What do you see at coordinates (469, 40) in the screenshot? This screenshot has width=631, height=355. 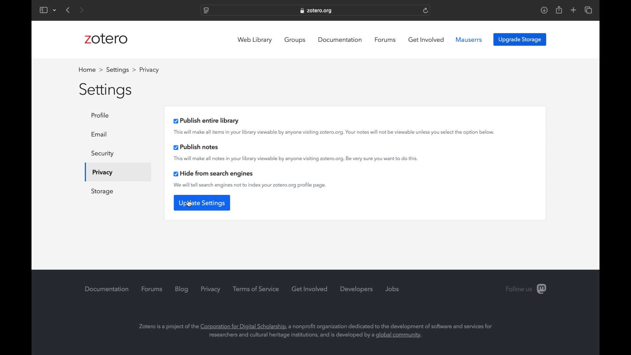 I see `mauserrs` at bounding box center [469, 40].